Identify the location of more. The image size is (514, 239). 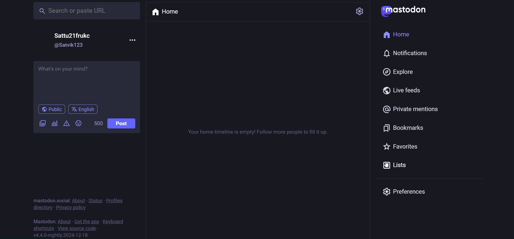
(134, 40).